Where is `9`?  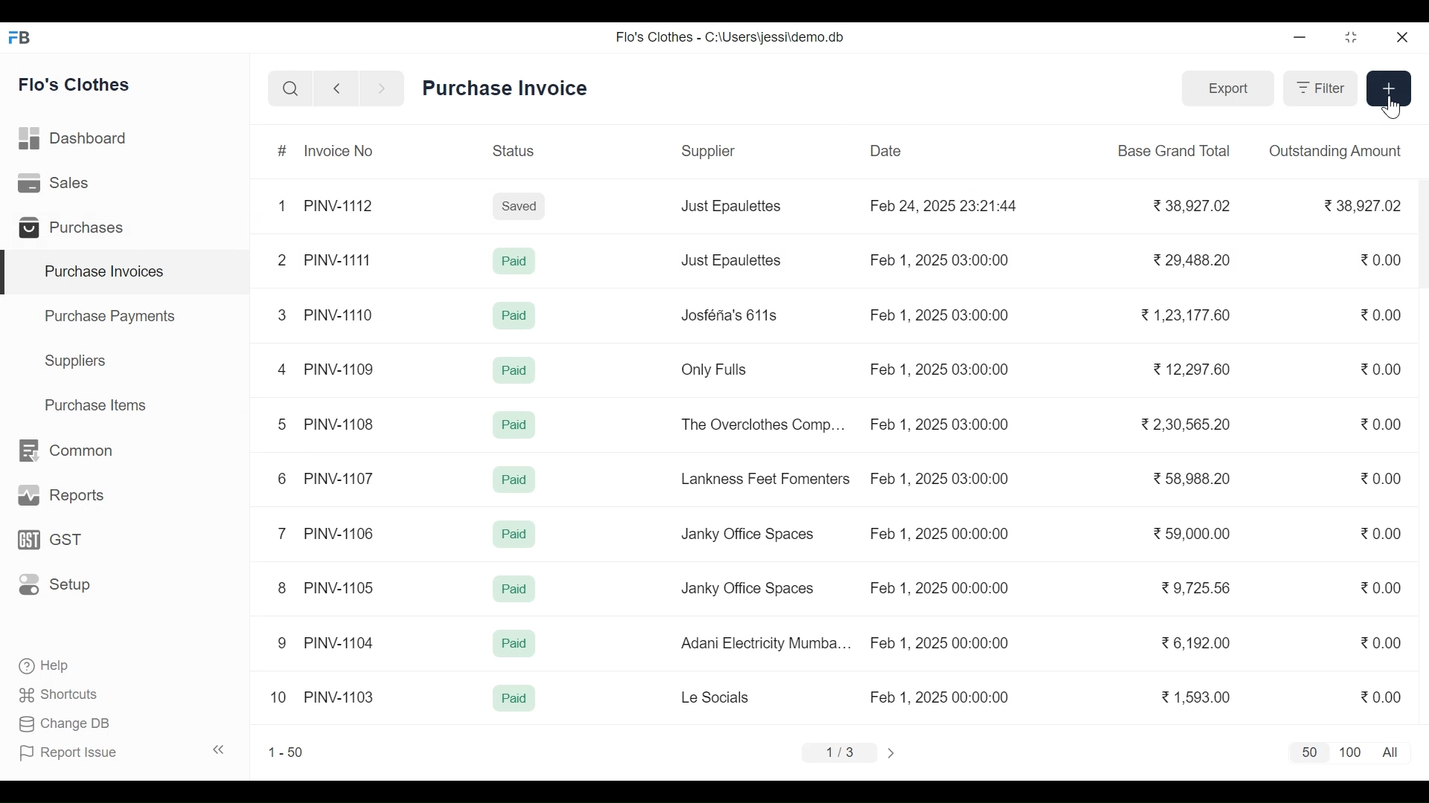
9 is located at coordinates (283, 644).